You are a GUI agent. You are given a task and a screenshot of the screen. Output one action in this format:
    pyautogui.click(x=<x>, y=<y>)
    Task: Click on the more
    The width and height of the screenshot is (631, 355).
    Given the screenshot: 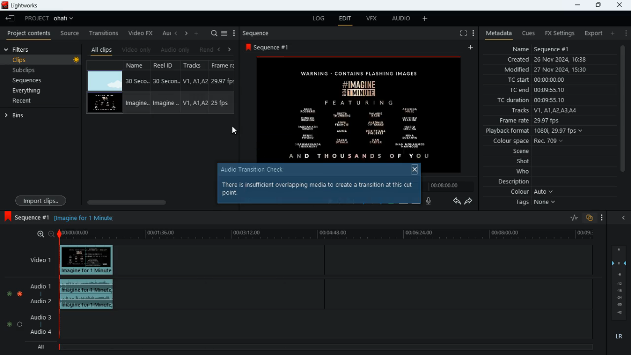 What is the action you would take?
    pyautogui.click(x=472, y=33)
    